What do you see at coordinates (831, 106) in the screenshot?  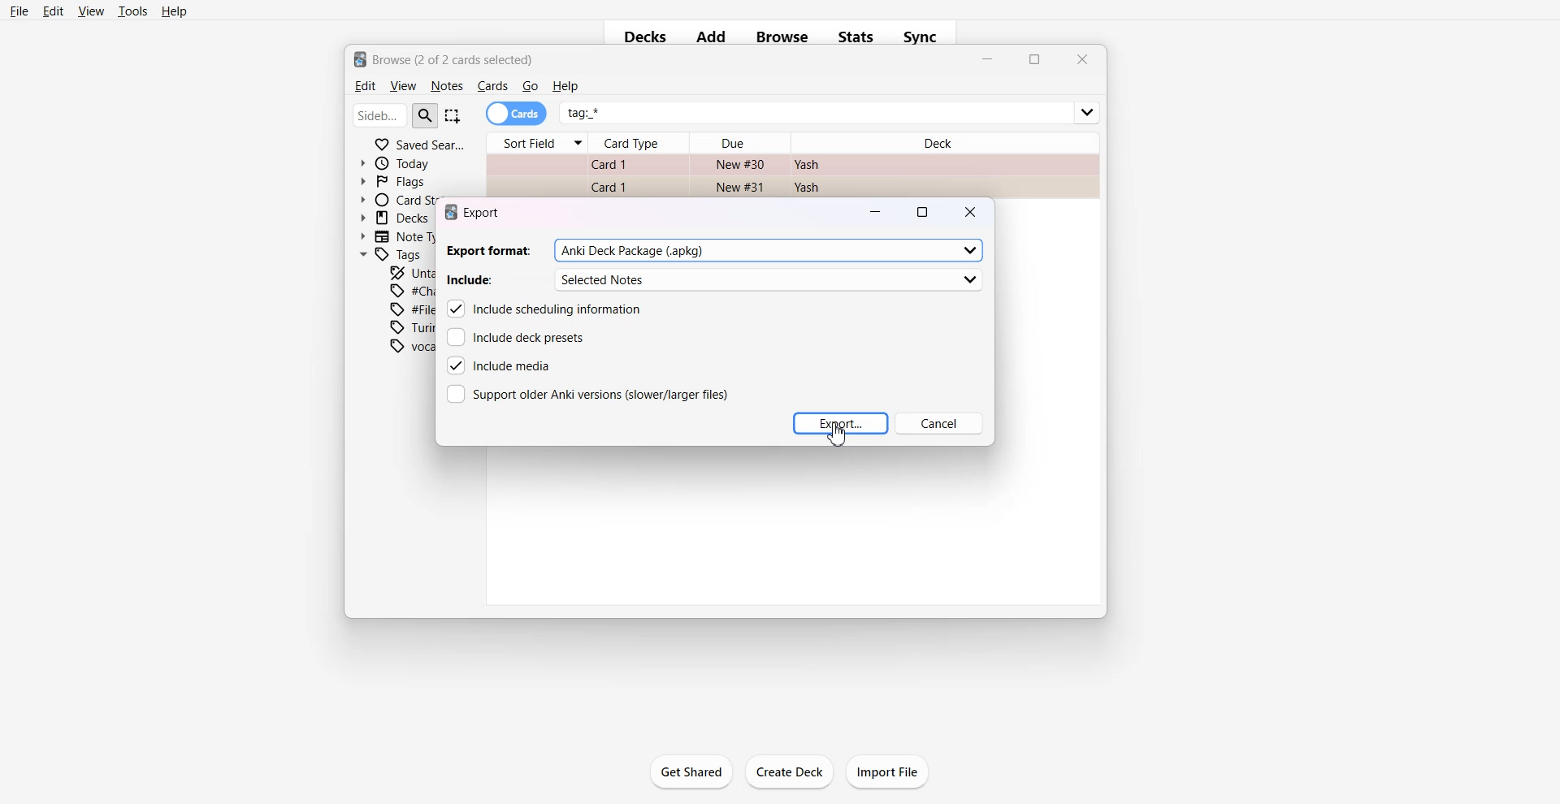 I see `tag *` at bounding box center [831, 106].